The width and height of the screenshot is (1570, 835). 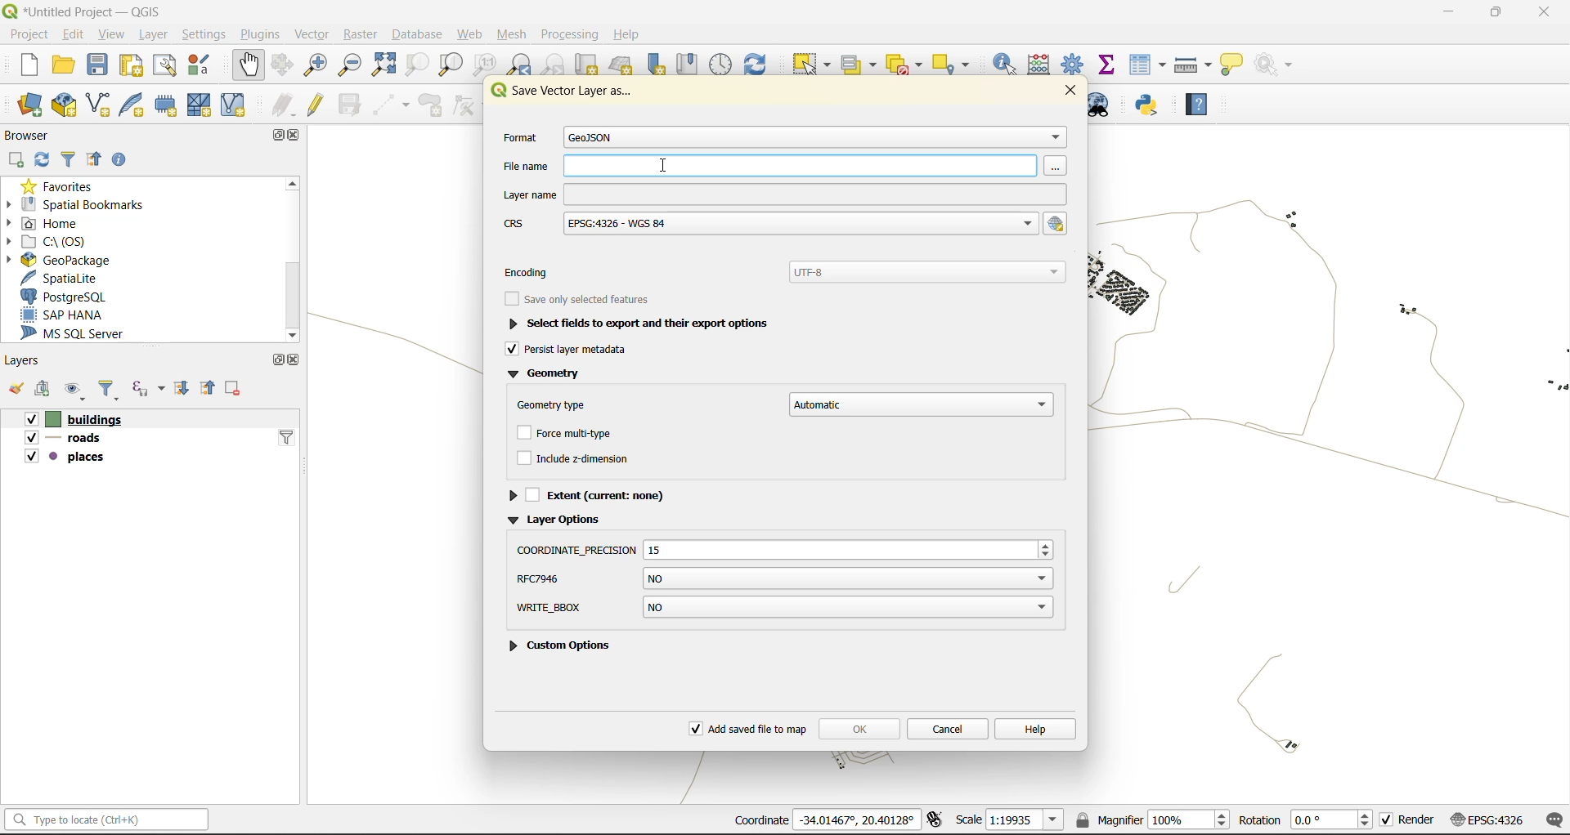 What do you see at coordinates (34, 135) in the screenshot?
I see `browser` at bounding box center [34, 135].